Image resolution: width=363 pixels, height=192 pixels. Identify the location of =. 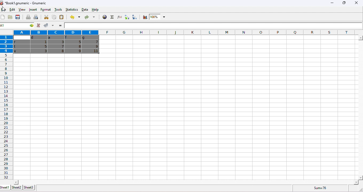
(60, 26).